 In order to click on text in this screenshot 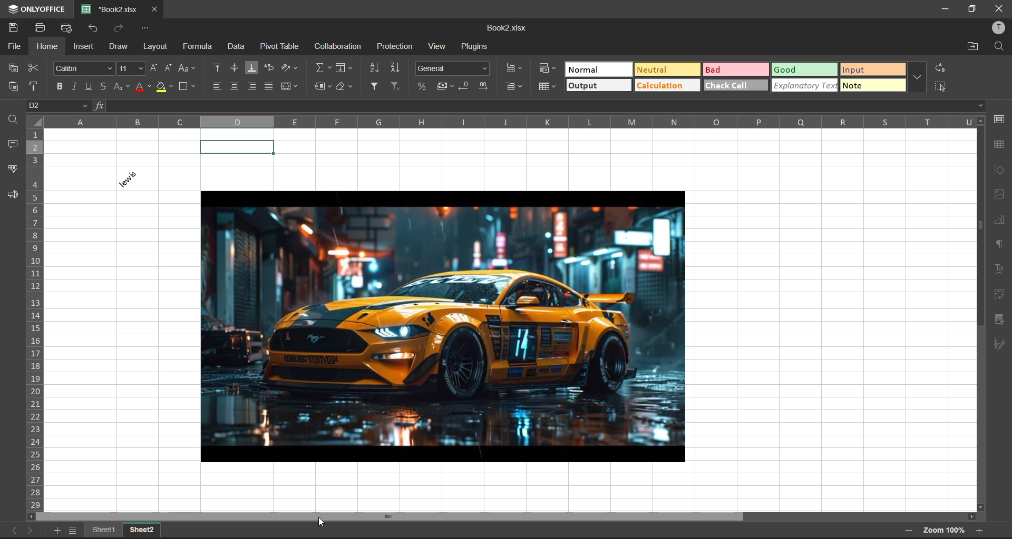, I will do `click(999, 268)`.